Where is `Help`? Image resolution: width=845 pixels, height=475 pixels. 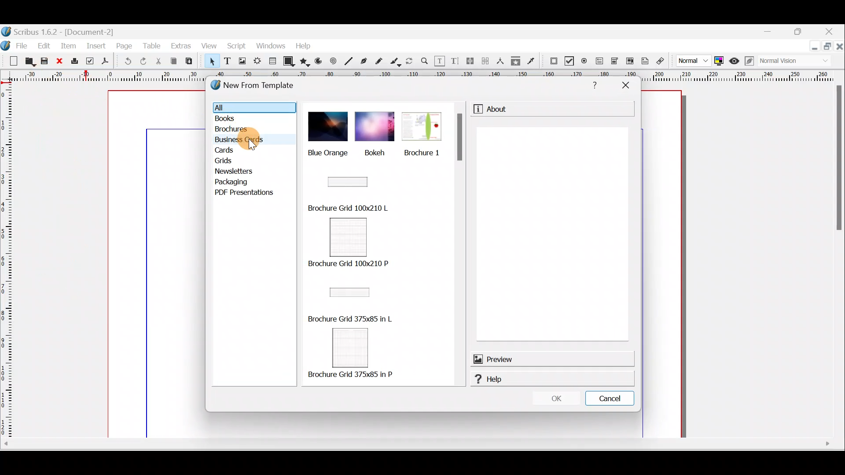 Help is located at coordinates (596, 86).